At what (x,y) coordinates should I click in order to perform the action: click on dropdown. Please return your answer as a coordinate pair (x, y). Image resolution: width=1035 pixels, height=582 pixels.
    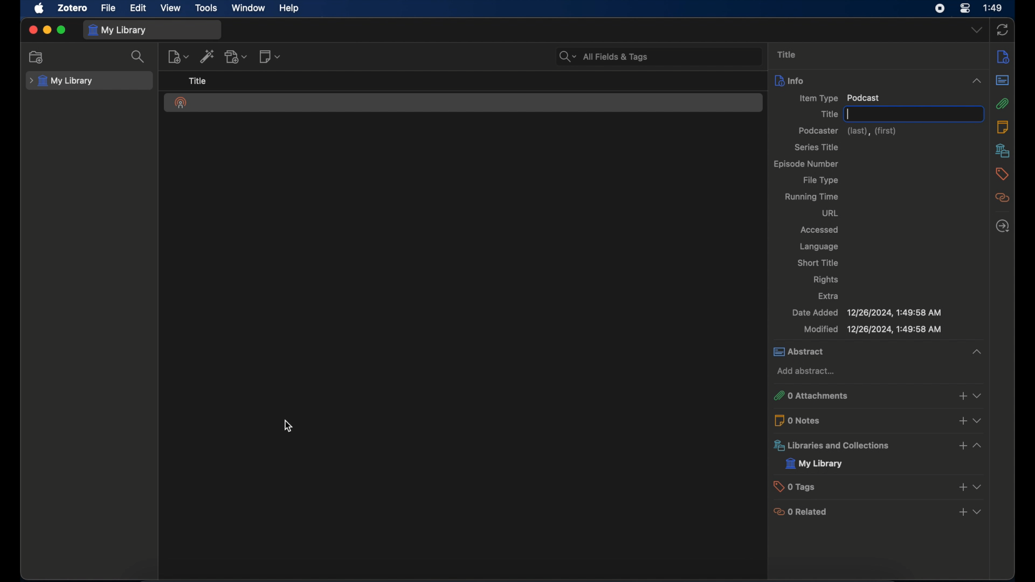
    Looking at the image, I should click on (977, 30).